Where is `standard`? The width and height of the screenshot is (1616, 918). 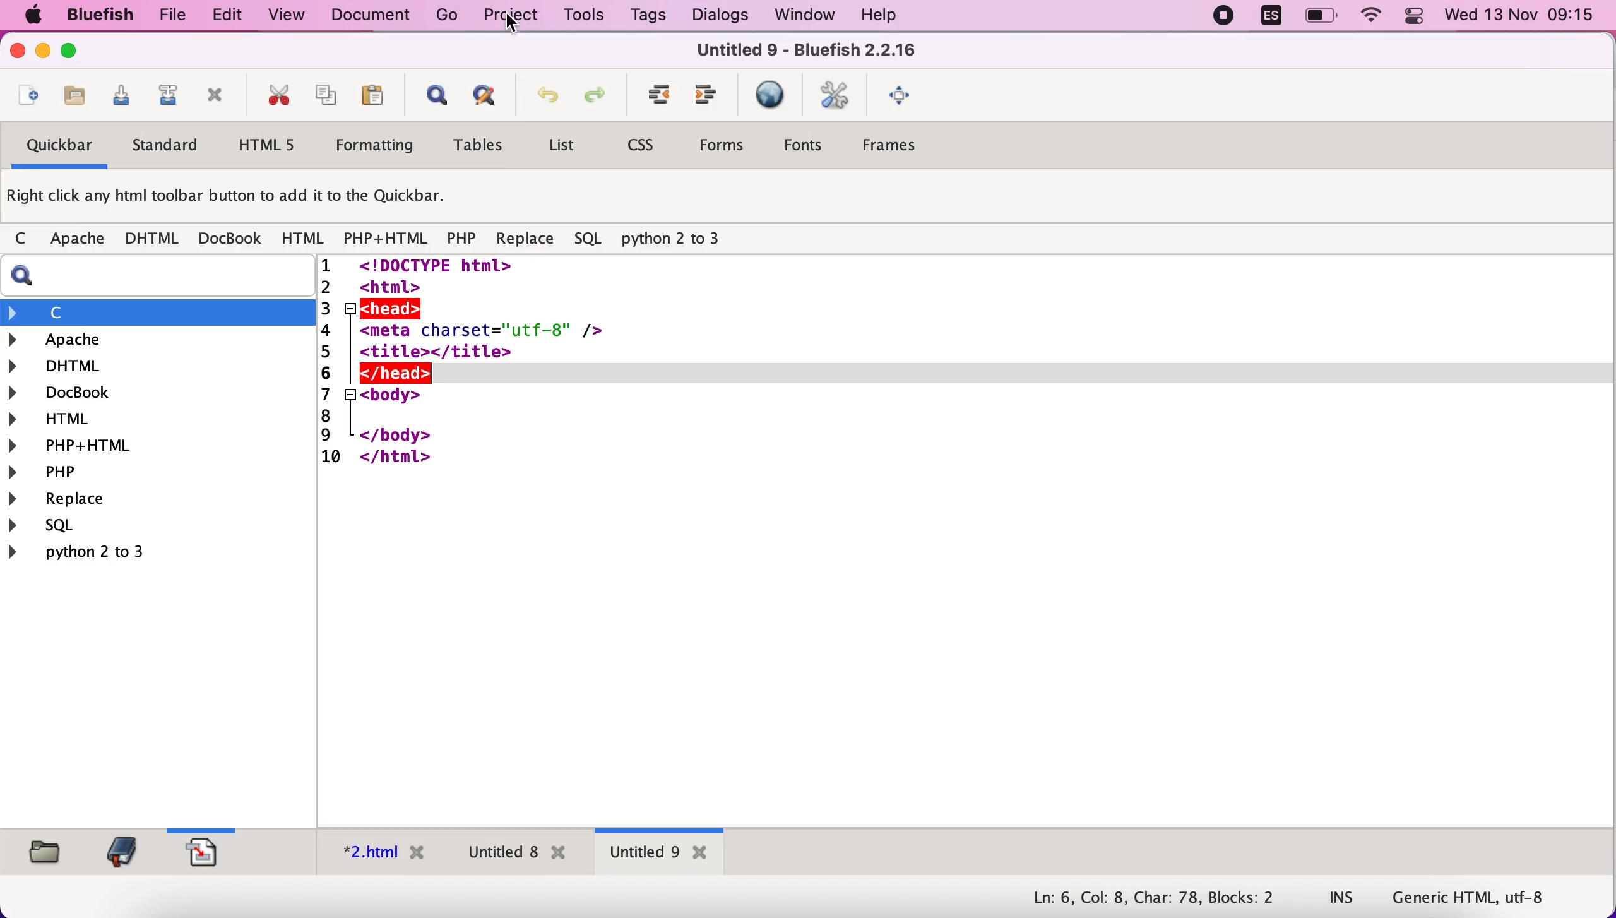
standard is located at coordinates (167, 148).